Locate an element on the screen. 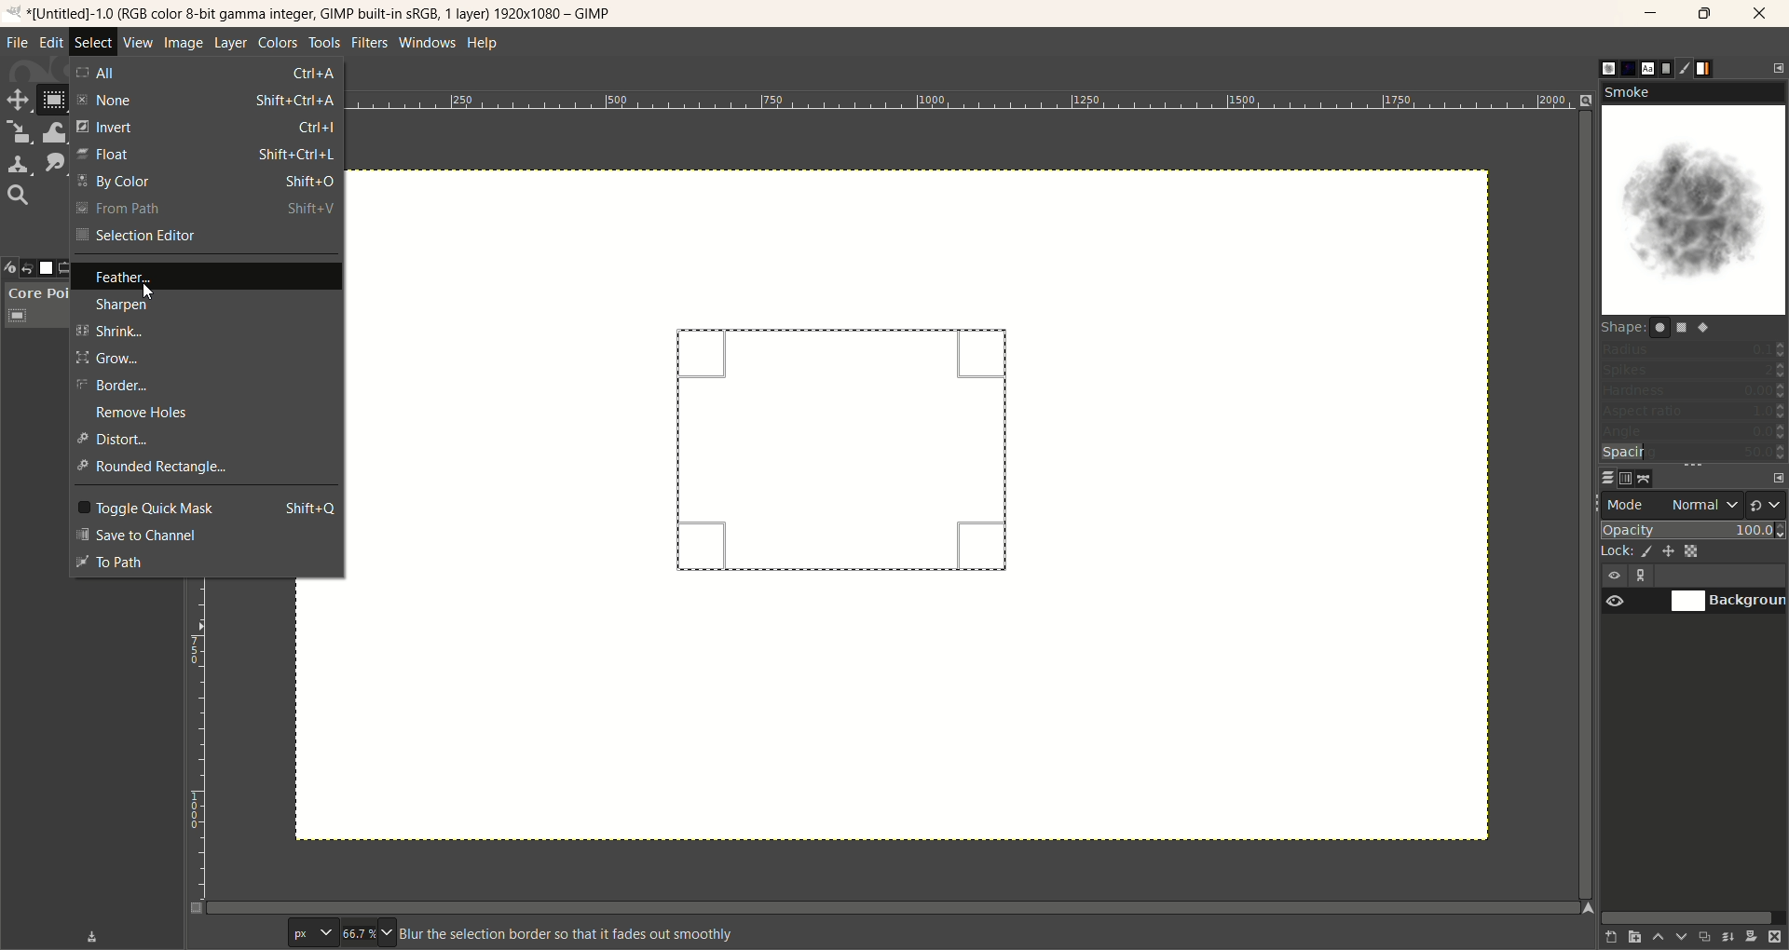 Image resolution: width=1789 pixels, height=950 pixels. colors is located at coordinates (278, 43).